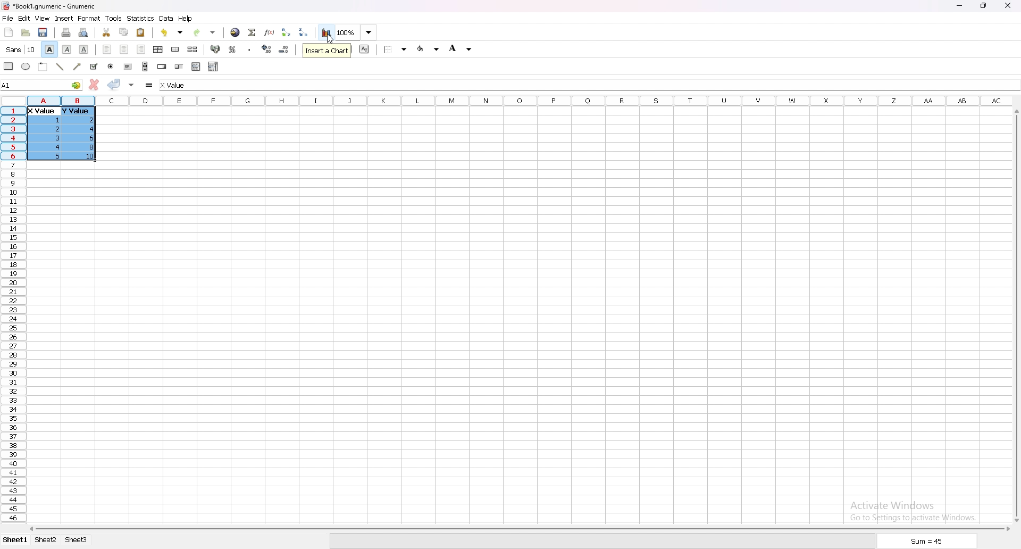 The width and height of the screenshot is (1021, 549). Describe the element at coordinates (271, 32) in the screenshot. I see `function` at that location.